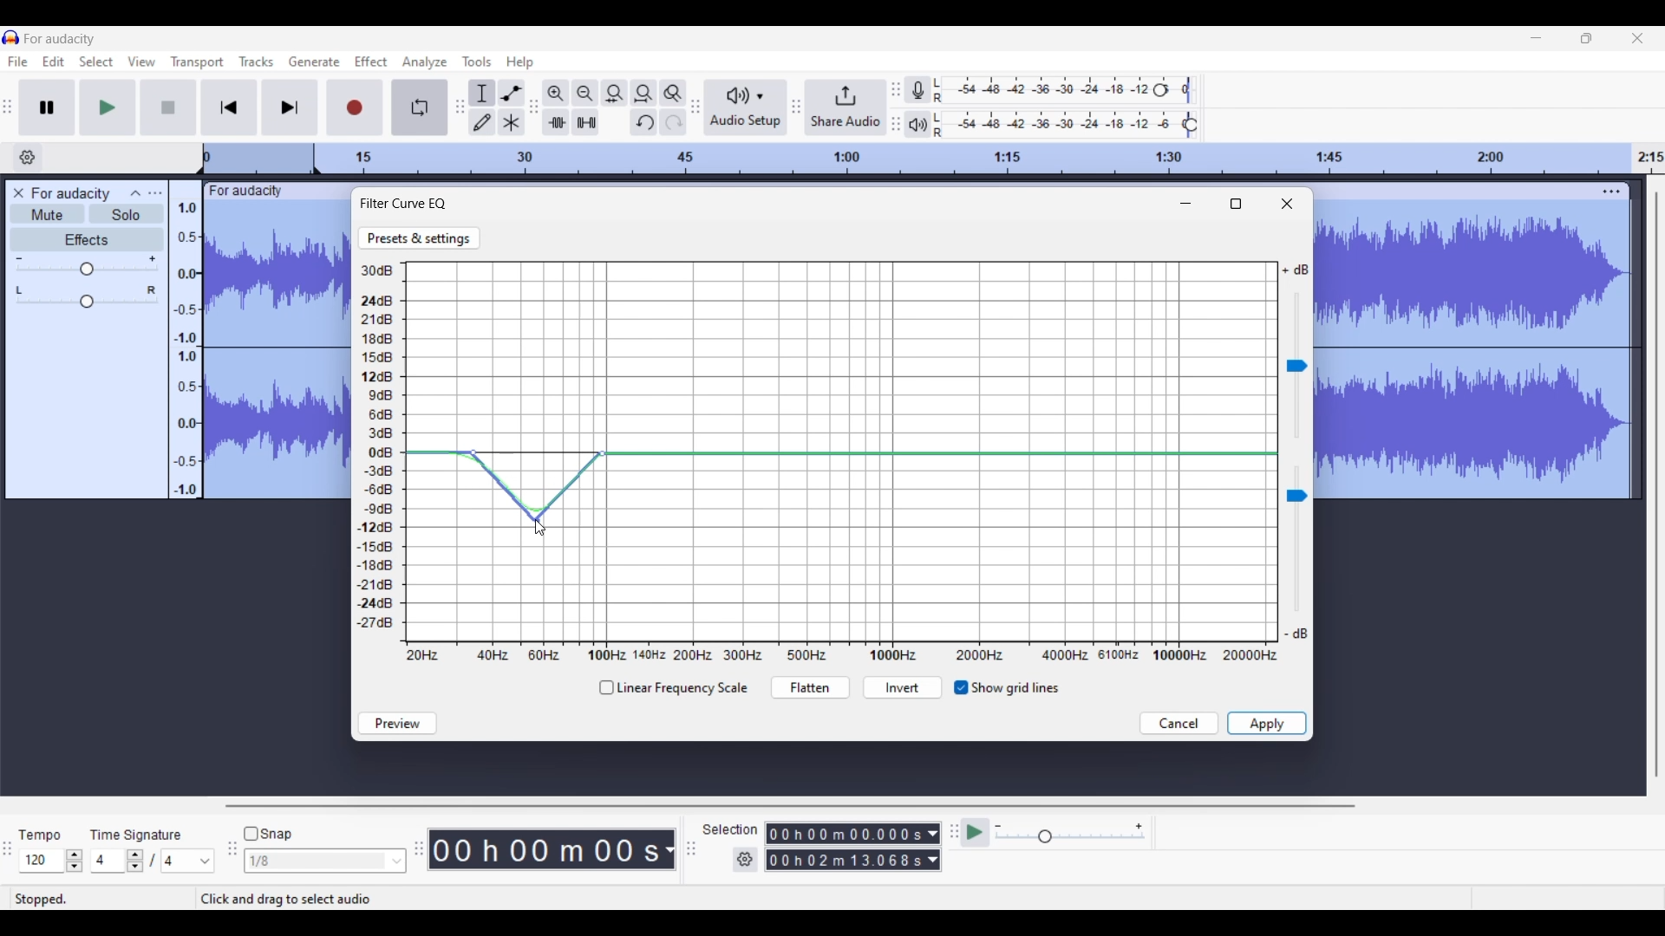  What do you see at coordinates (152, 290) in the screenshot?
I see `Pan right` at bounding box center [152, 290].